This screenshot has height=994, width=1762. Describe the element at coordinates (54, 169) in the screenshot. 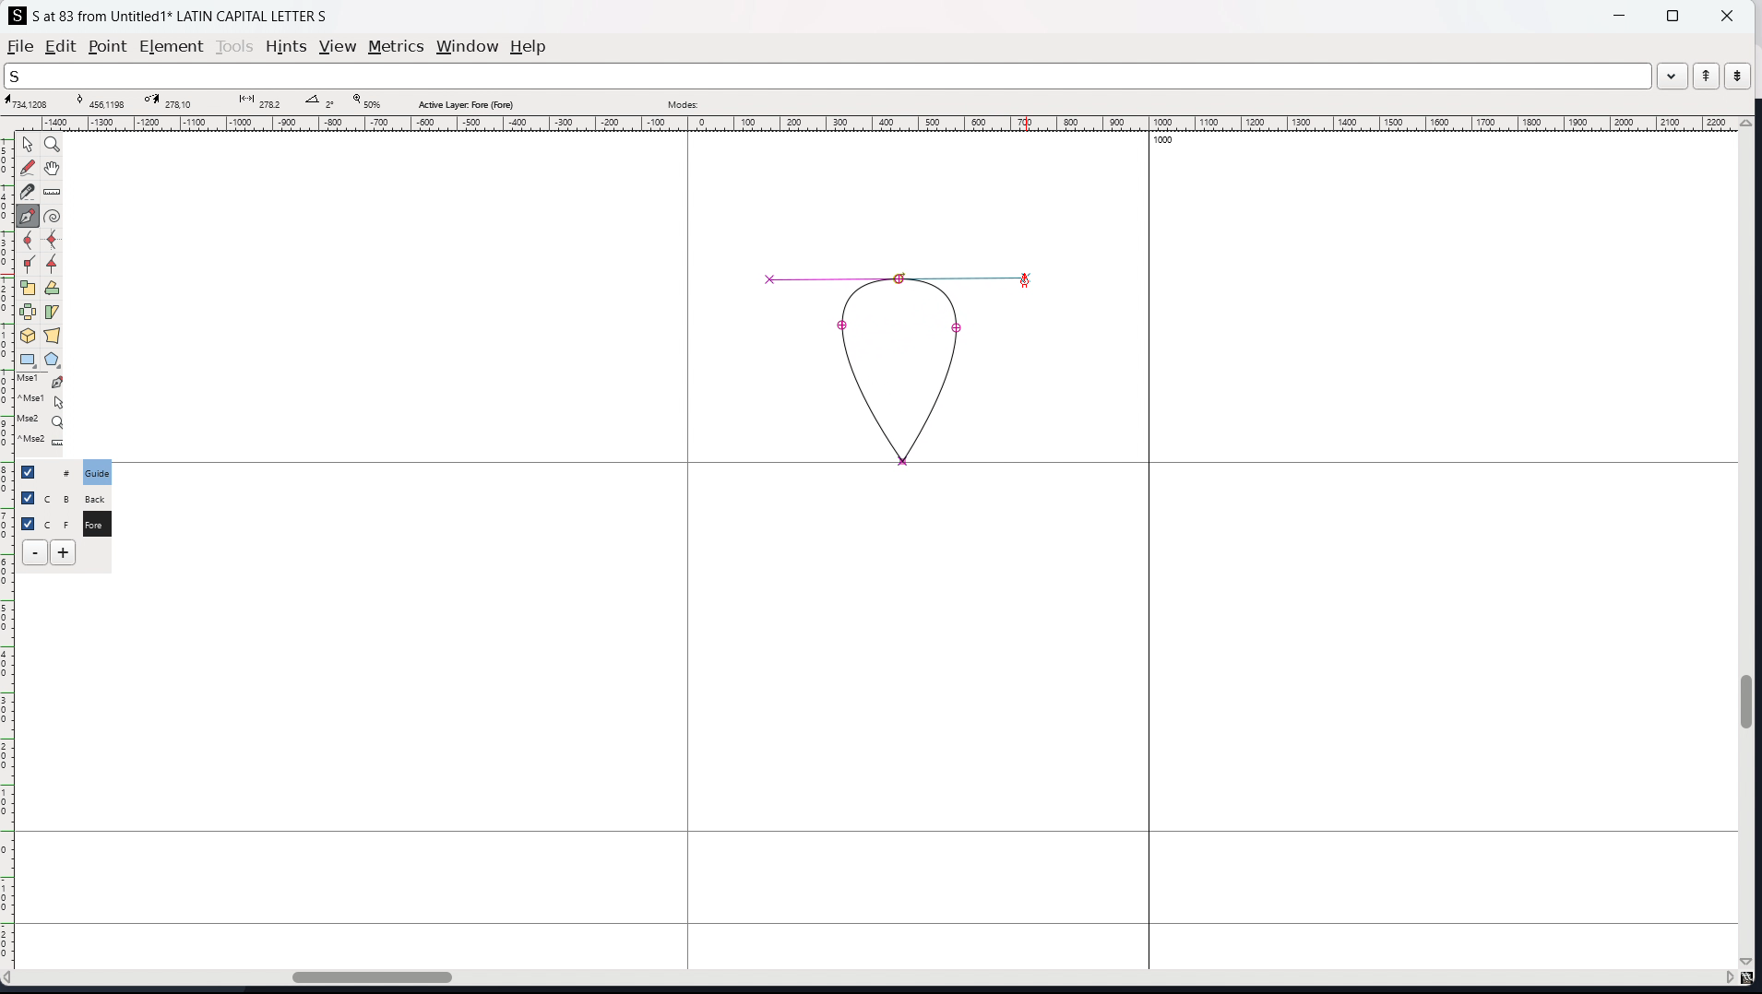

I see `scroll by hand` at that location.